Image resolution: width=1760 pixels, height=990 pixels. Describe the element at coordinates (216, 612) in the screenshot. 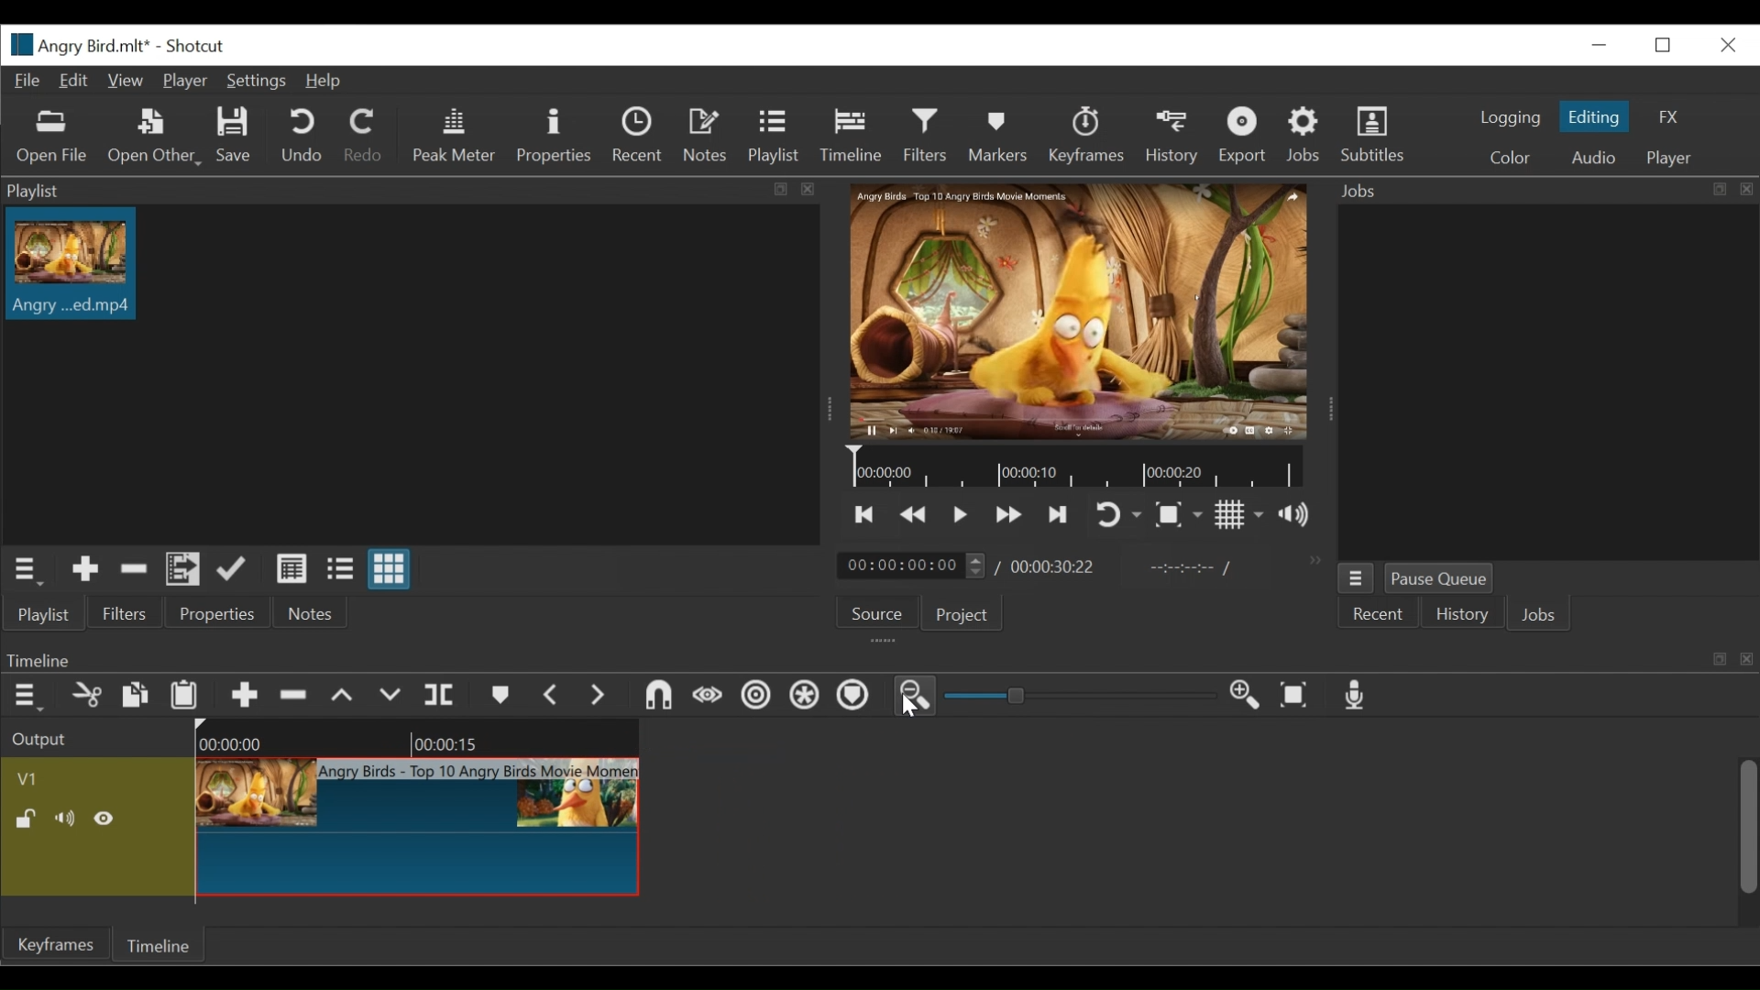

I see `Properties` at that location.